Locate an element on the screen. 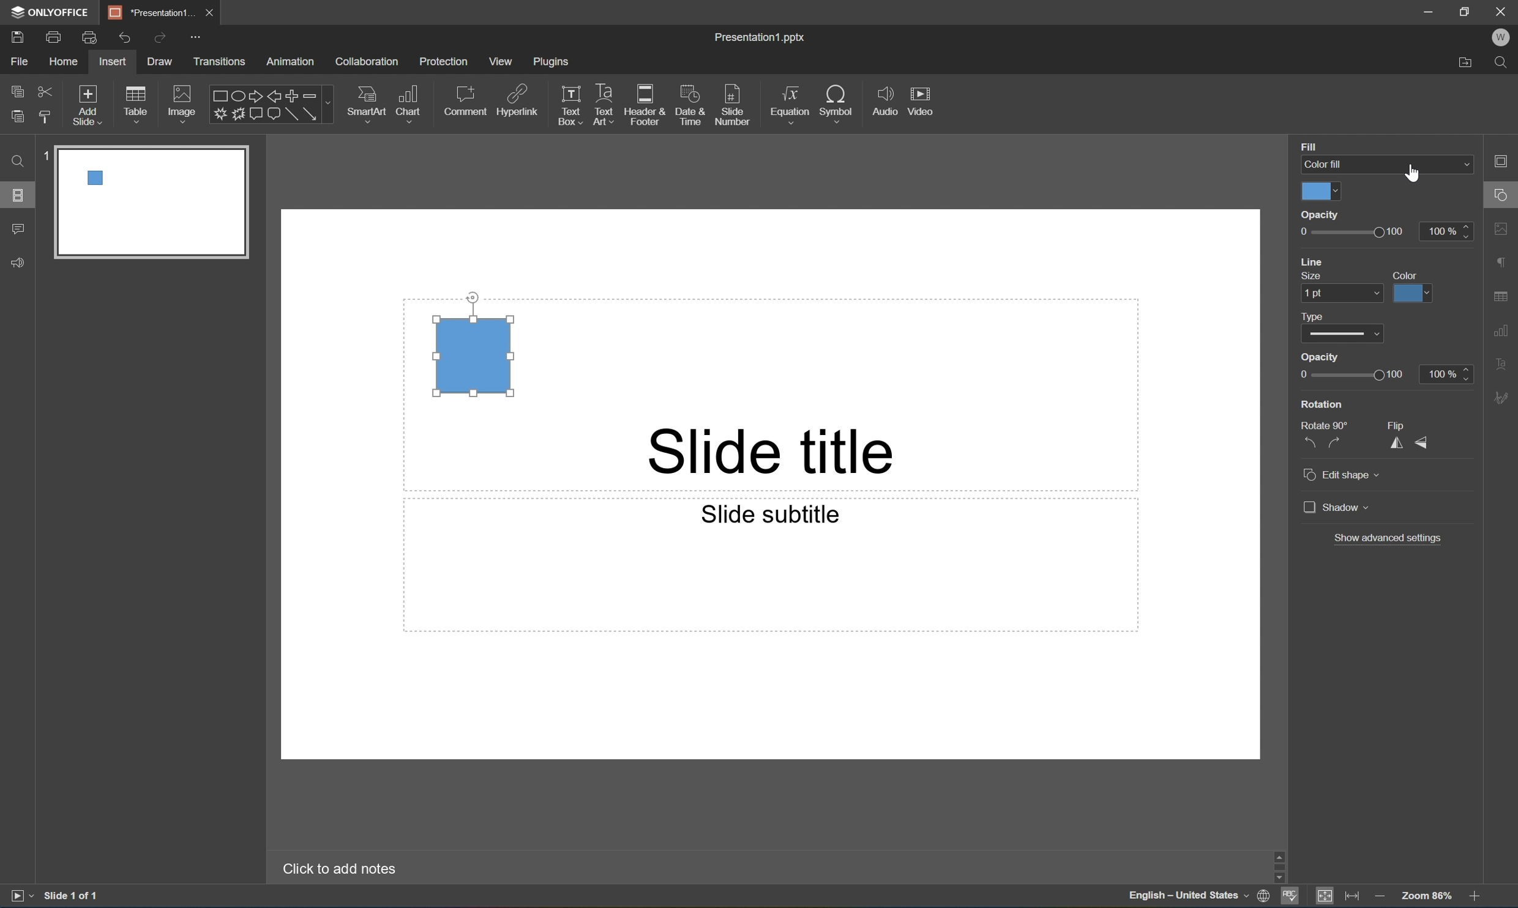  Color fill is located at coordinates (1323, 164).